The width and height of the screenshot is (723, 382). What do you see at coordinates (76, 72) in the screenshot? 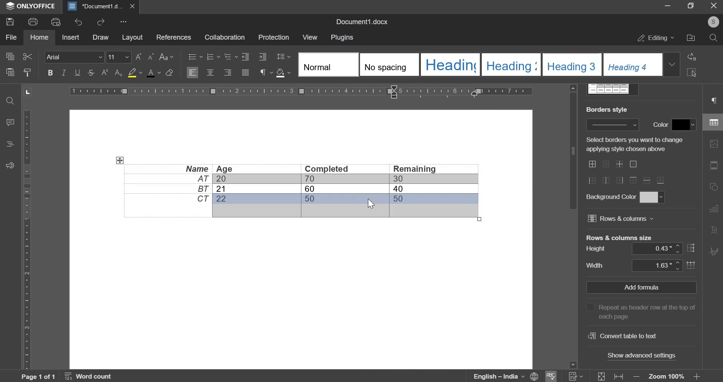
I see `underline` at bounding box center [76, 72].